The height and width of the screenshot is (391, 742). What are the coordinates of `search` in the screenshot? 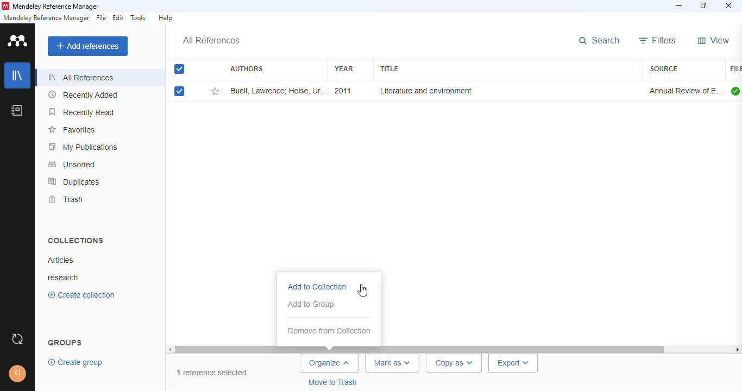 It's located at (600, 41).